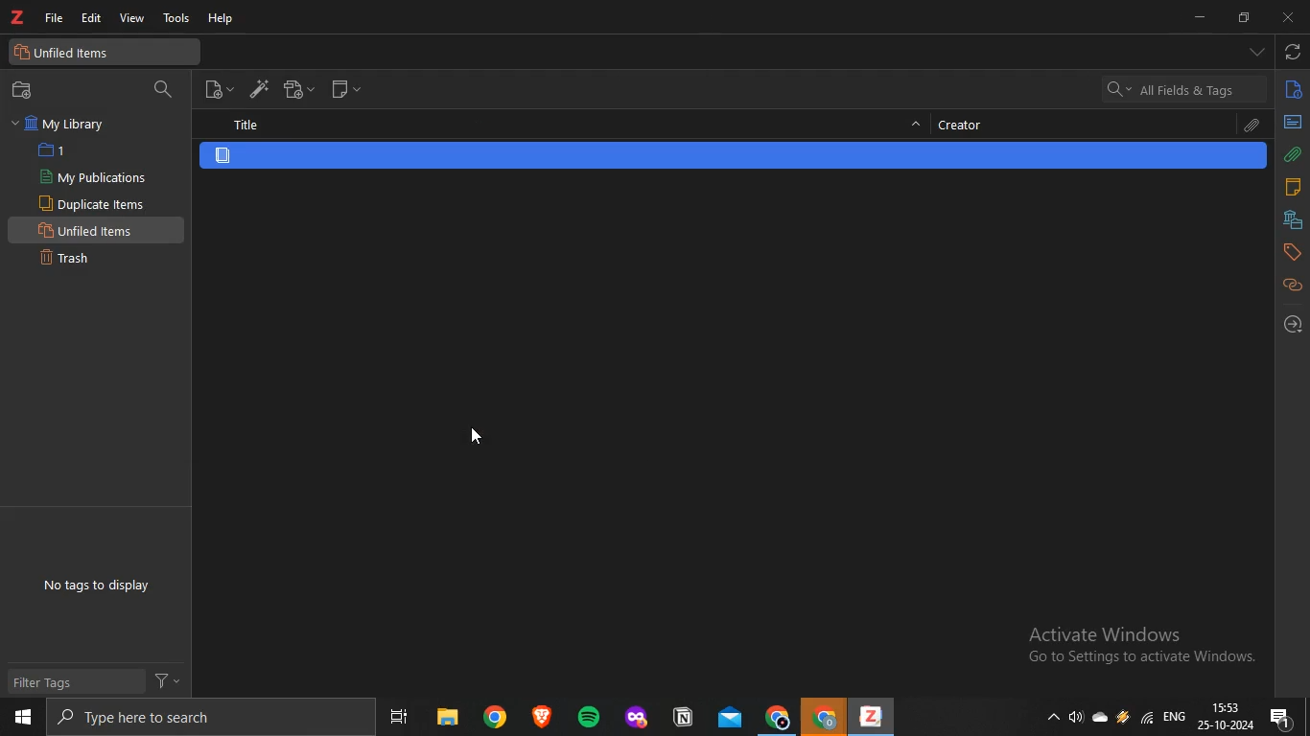  What do you see at coordinates (1227, 706) in the screenshot?
I see `time` at bounding box center [1227, 706].